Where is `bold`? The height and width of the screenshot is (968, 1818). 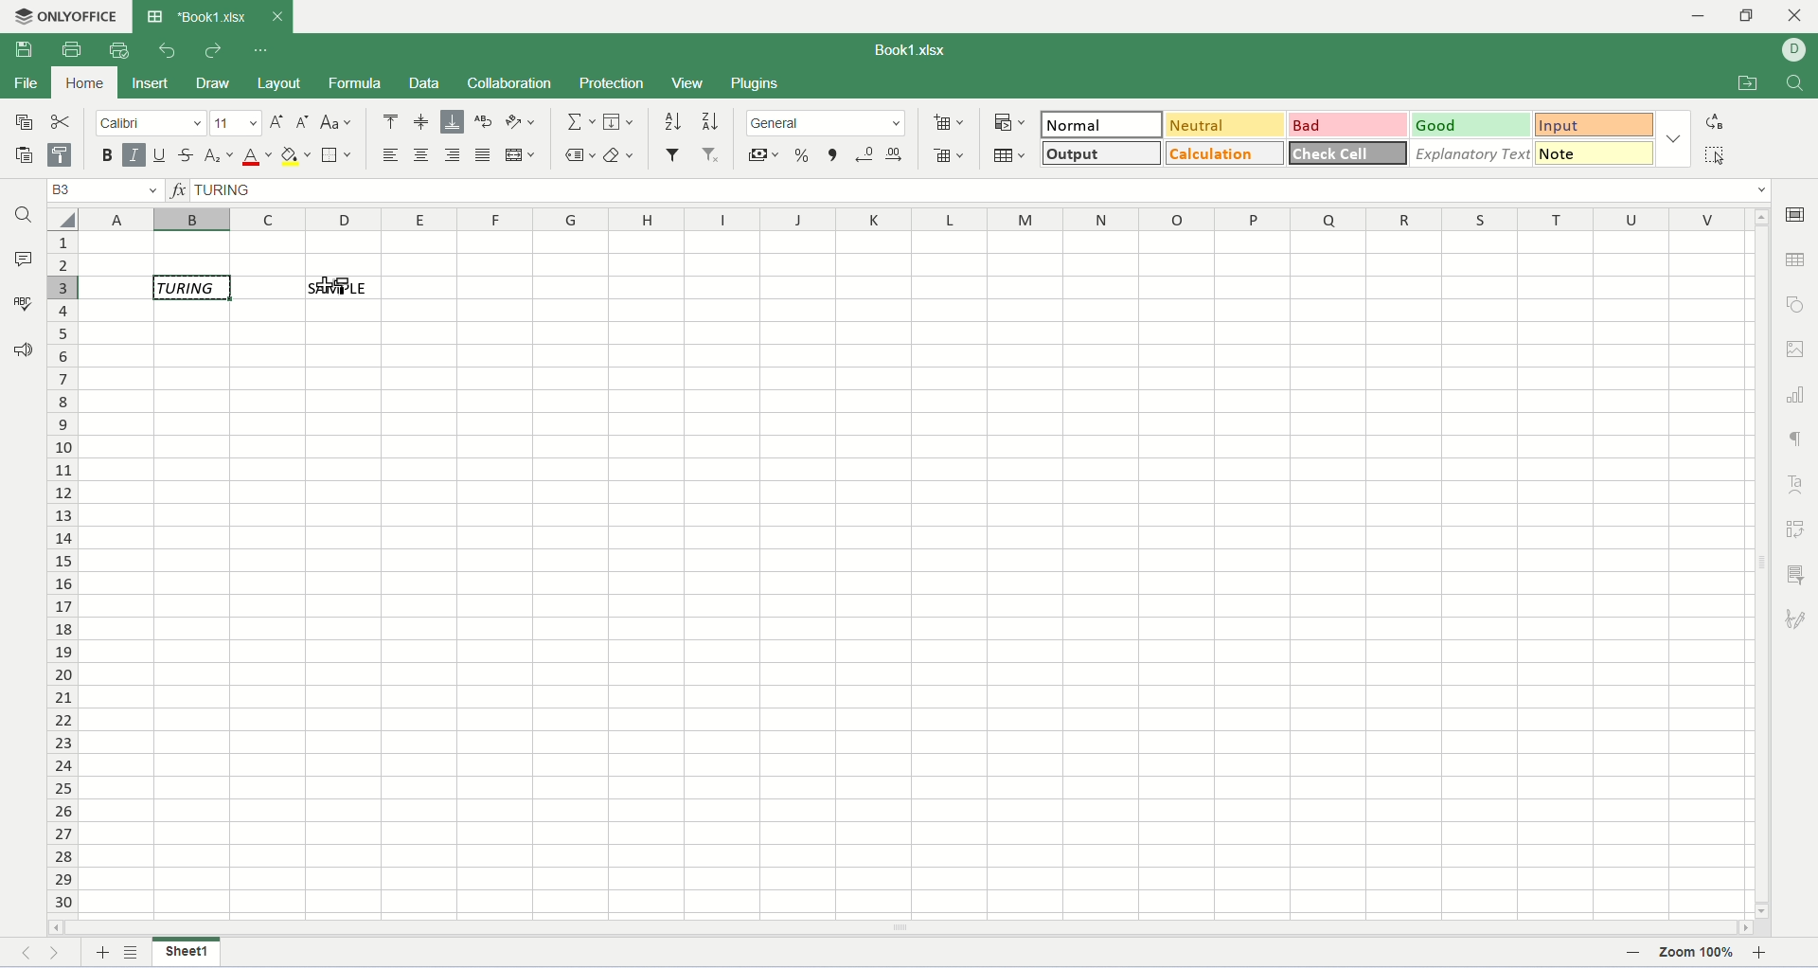 bold is located at coordinates (108, 156).